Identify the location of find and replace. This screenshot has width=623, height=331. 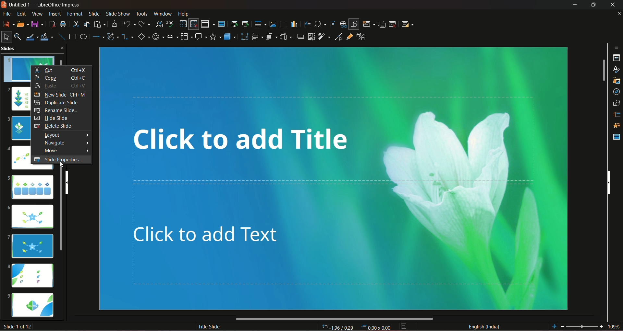
(159, 23).